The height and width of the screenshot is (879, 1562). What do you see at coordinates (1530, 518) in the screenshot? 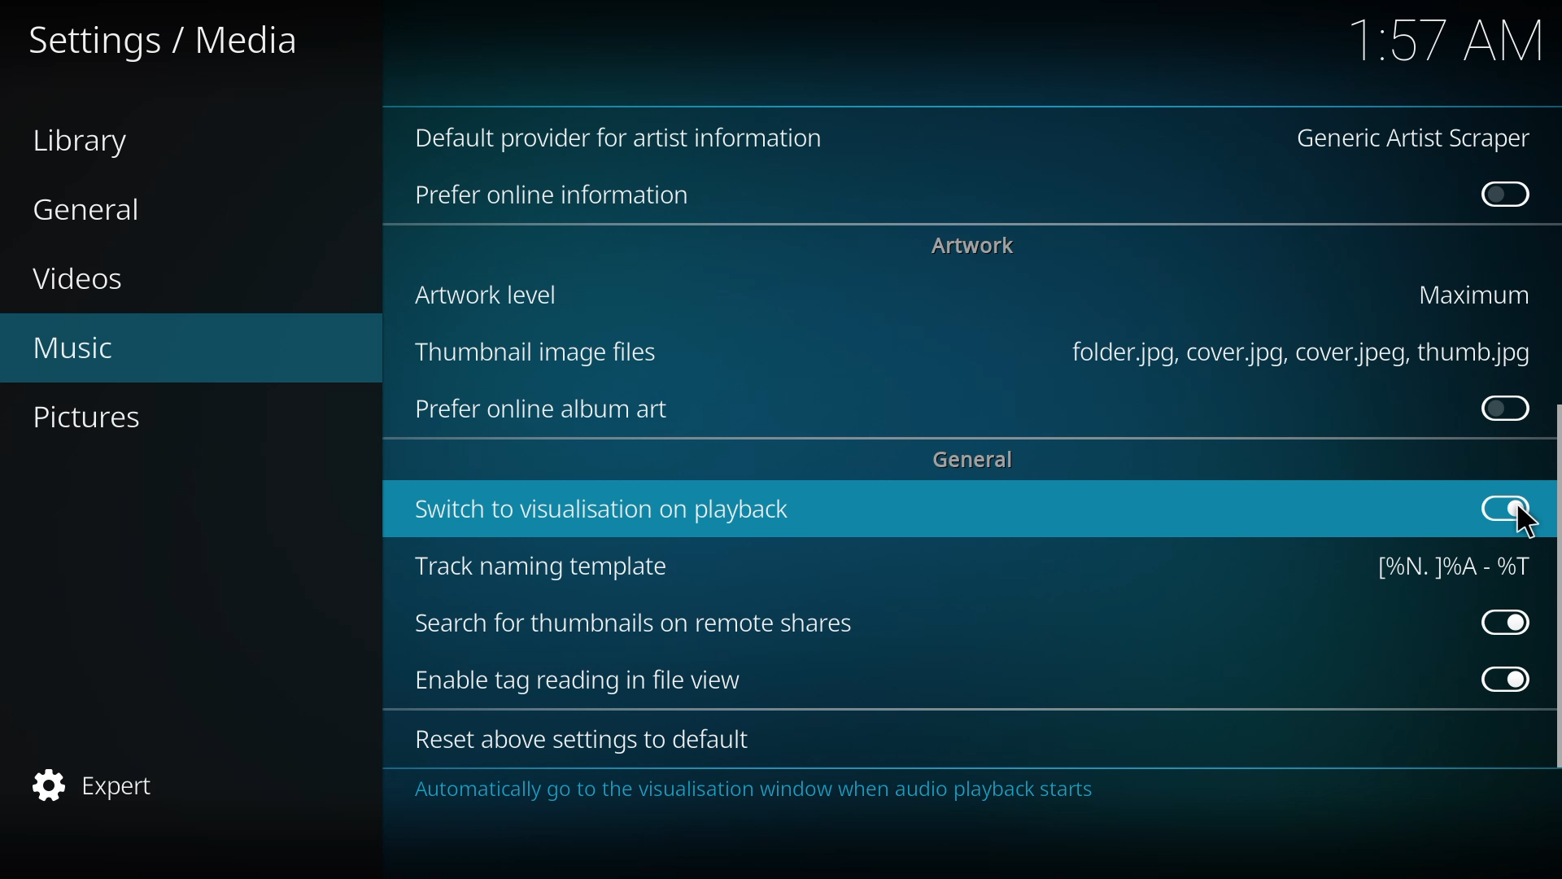
I see `cursor` at bounding box center [1530, 518].